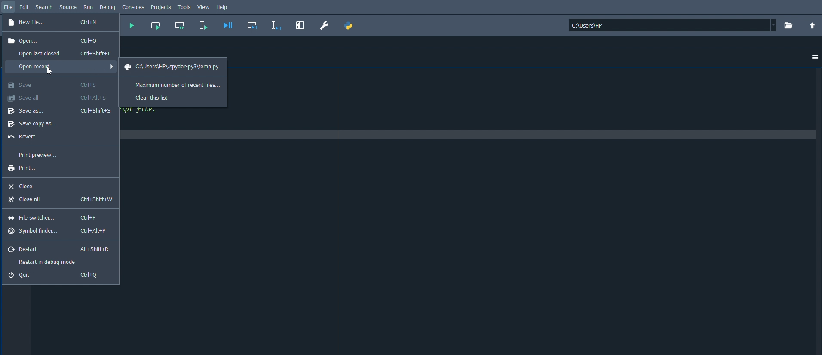  I want to click on Clear this list, so click(154, 97).